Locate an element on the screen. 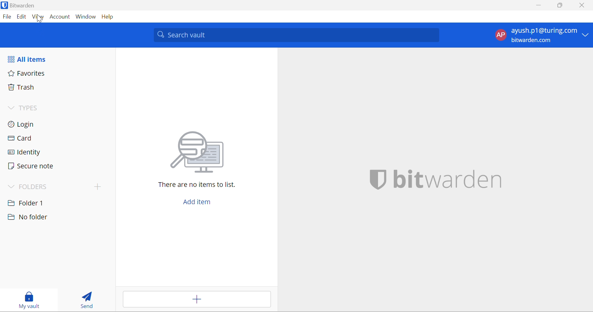 Image resolution: width=593 pixels, height=312 pixels. All items is located at coordinates (30, 60).